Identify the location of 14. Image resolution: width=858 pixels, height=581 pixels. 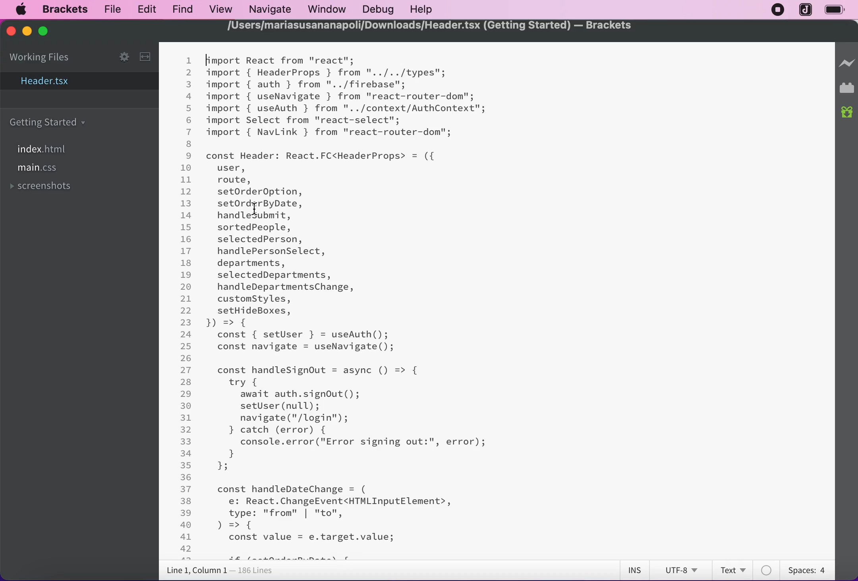
(187, 215).